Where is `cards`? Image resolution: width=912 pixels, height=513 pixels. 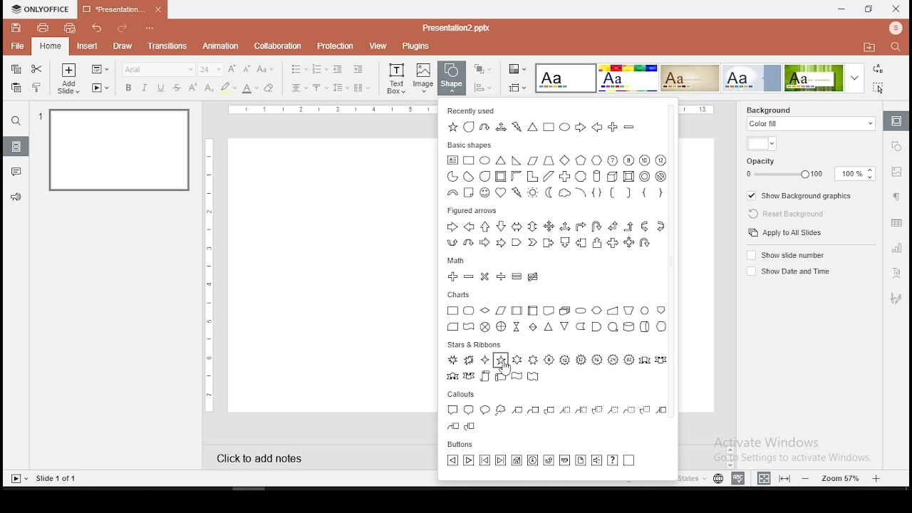 cards is located at coordinates (460, 293).